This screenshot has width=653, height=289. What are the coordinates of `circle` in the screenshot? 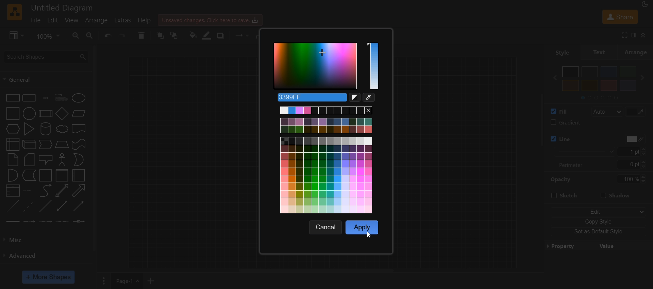 It's located at (28, 114).